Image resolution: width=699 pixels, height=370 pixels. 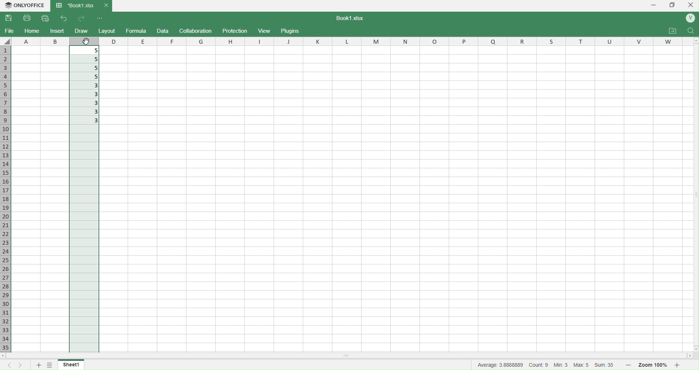 What do you see at coordinates (561, 365) in the screenshot?
I see `Min` at bounding box center [561, 365].